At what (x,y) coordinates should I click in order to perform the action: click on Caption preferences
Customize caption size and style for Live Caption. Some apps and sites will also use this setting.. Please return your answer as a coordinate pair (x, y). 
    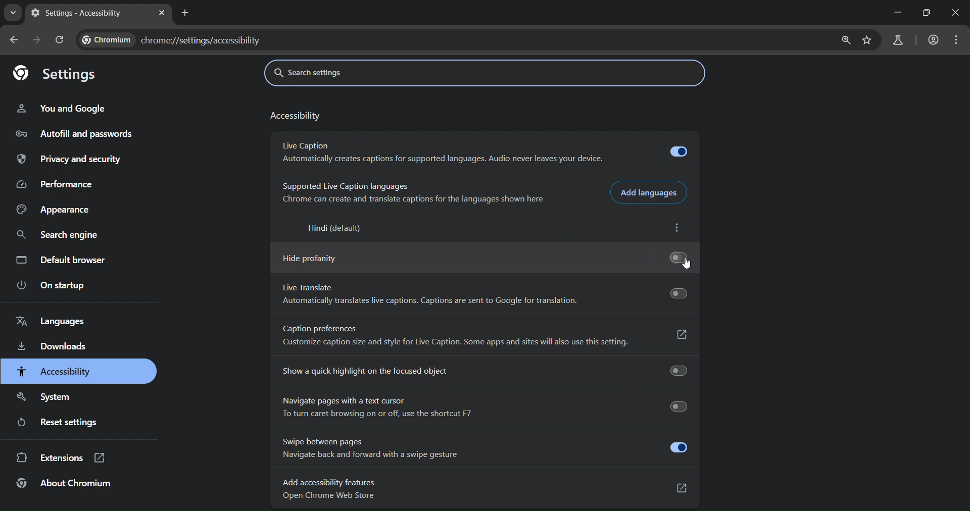
    Looking at the image, I should click on (487, 337).